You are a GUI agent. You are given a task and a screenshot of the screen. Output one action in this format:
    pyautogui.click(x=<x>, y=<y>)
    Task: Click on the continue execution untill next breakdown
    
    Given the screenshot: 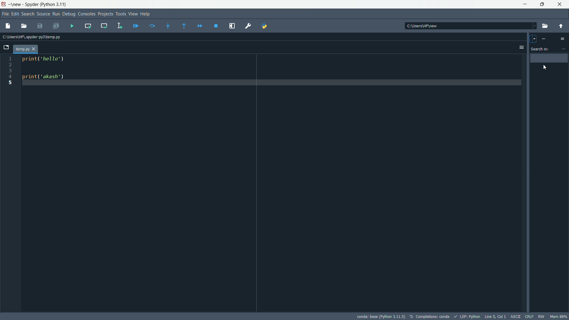 What is the action you would take?
    pyautogui.click(x=200, y=27)
    